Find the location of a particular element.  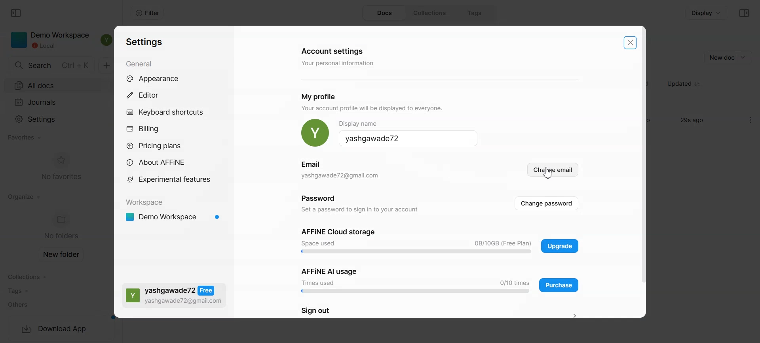

sign out is located at coordinates (315, 311).